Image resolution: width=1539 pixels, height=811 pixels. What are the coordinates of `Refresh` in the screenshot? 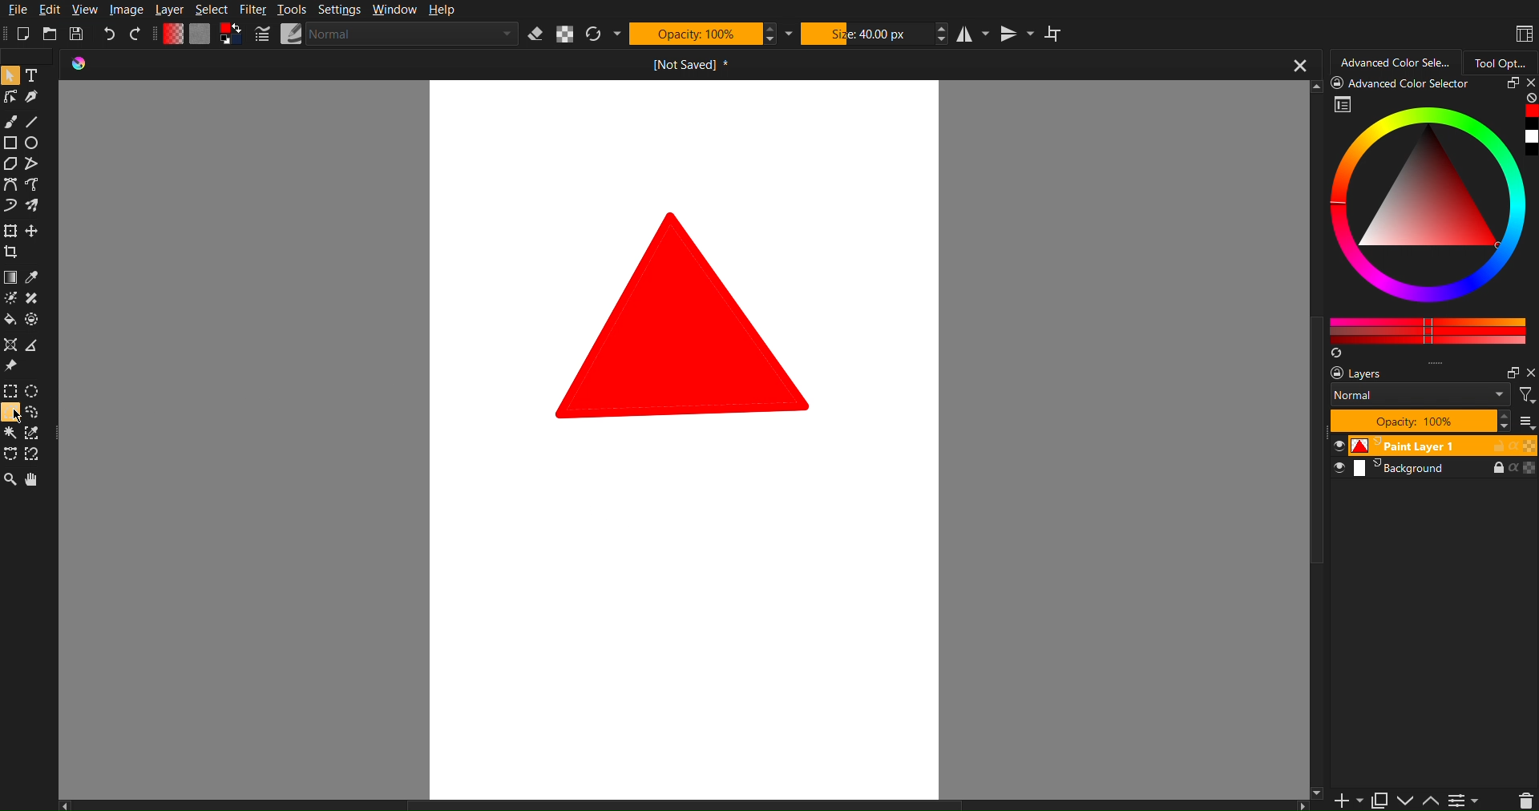 It's located at (597, 34).